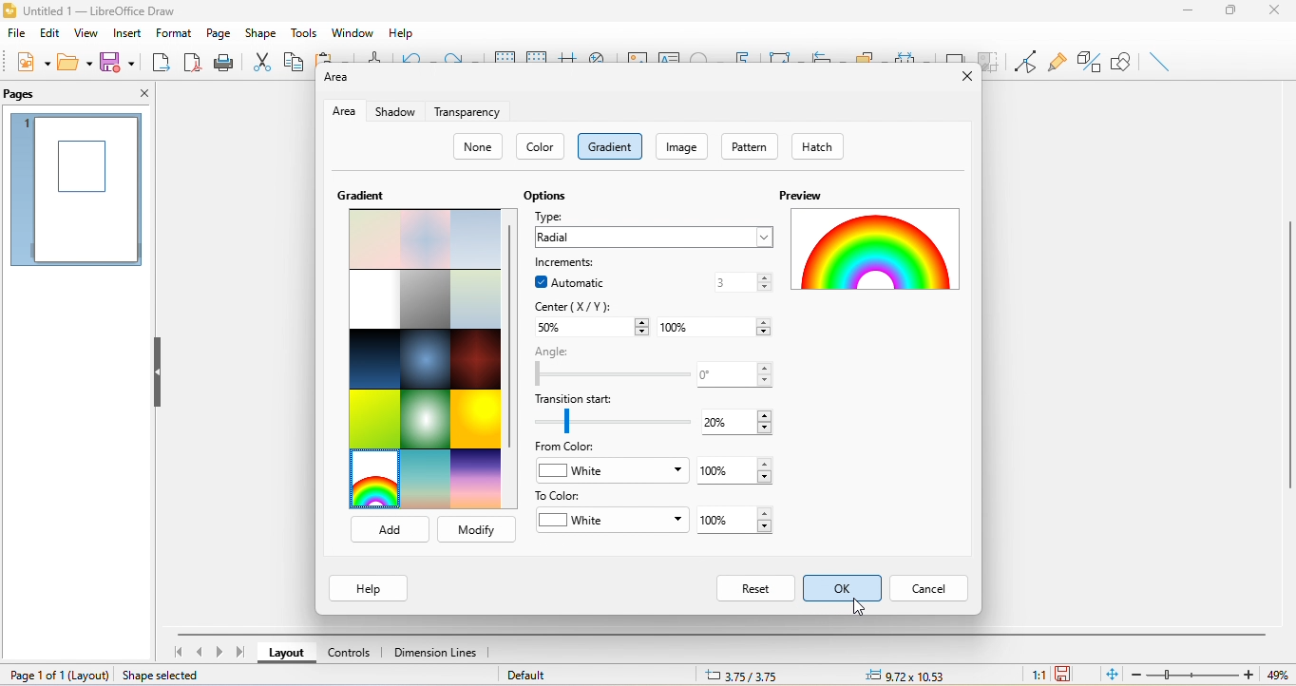 The height and width of the screenshot is (686, 1296). I want to click on modify, so click(476, 530).